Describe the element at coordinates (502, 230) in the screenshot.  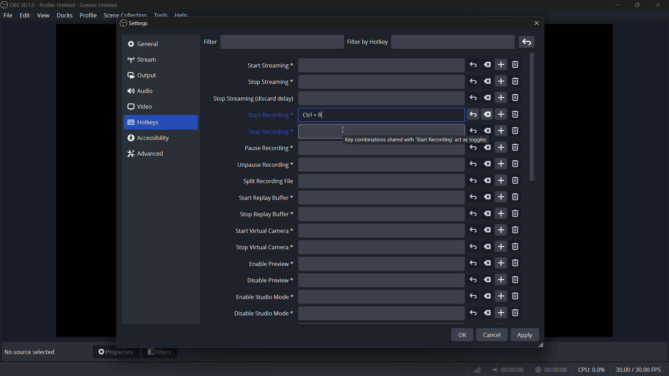
I see `add more` at that location.